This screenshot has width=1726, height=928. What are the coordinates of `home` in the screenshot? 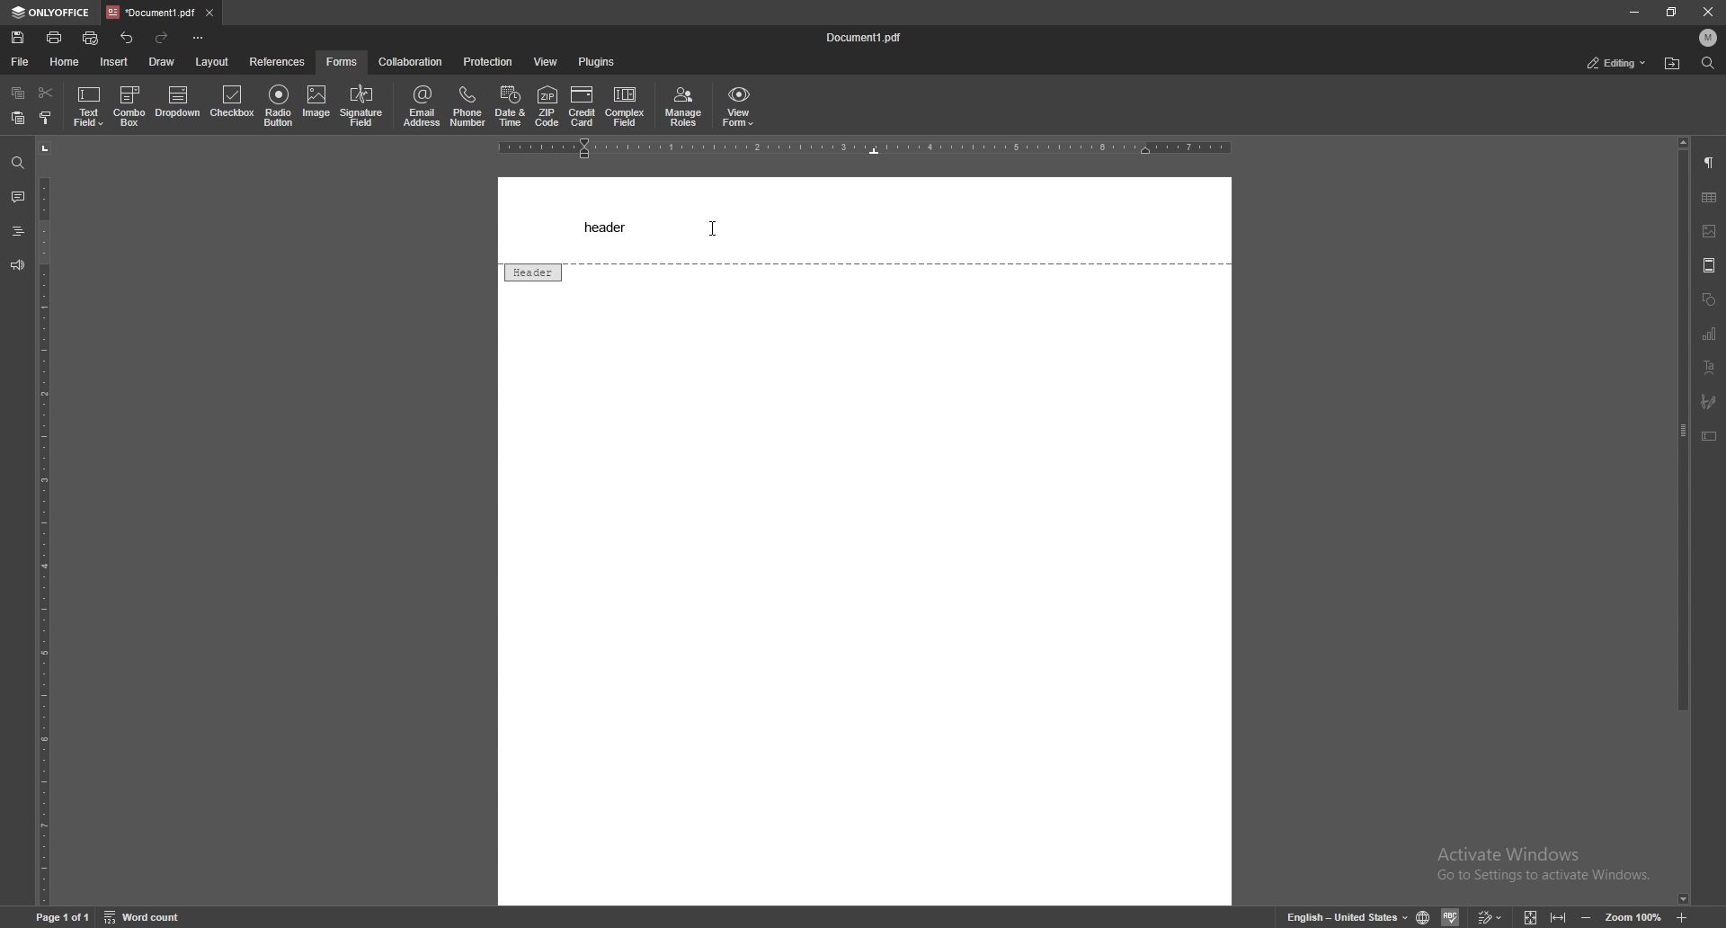 It's located at (66, 62).